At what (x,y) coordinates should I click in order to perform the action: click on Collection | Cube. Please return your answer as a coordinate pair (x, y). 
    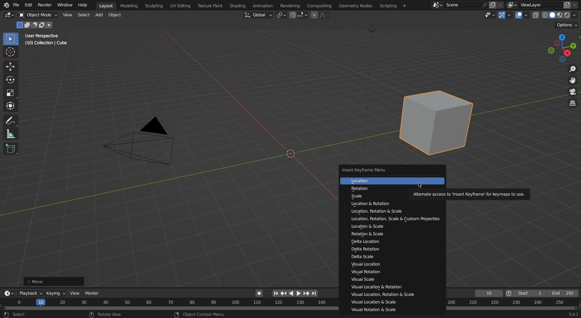
    Looking at the image, I should click on (47, 44).